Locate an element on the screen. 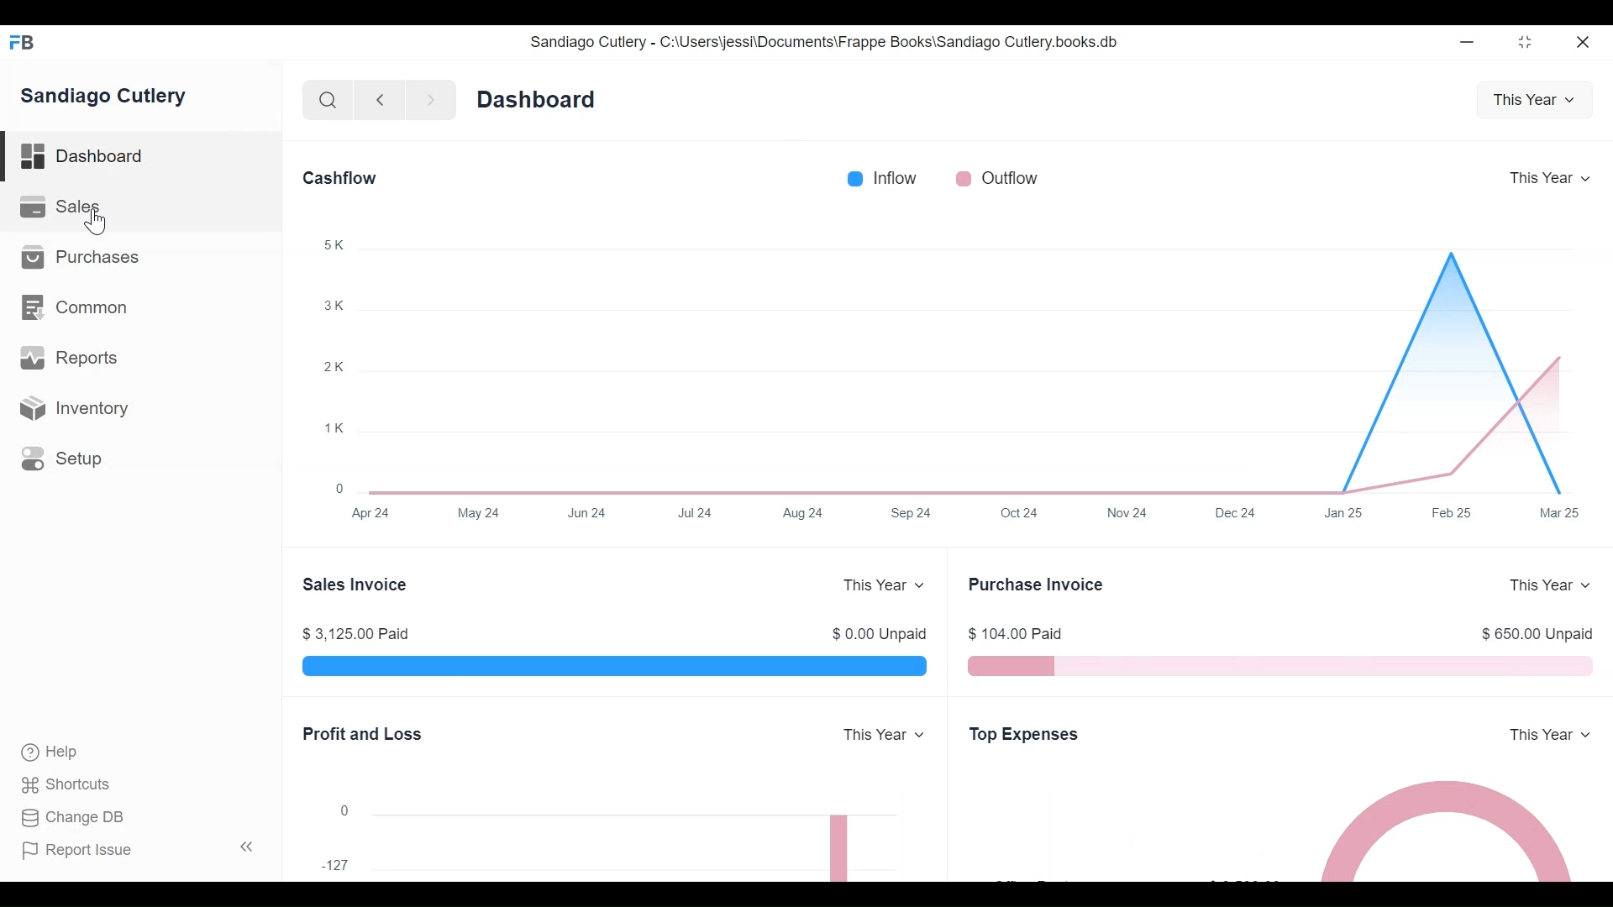 This screenshot has height=907, width=1613. $ 104.00 Paid is located at coordinates (1018, 634).